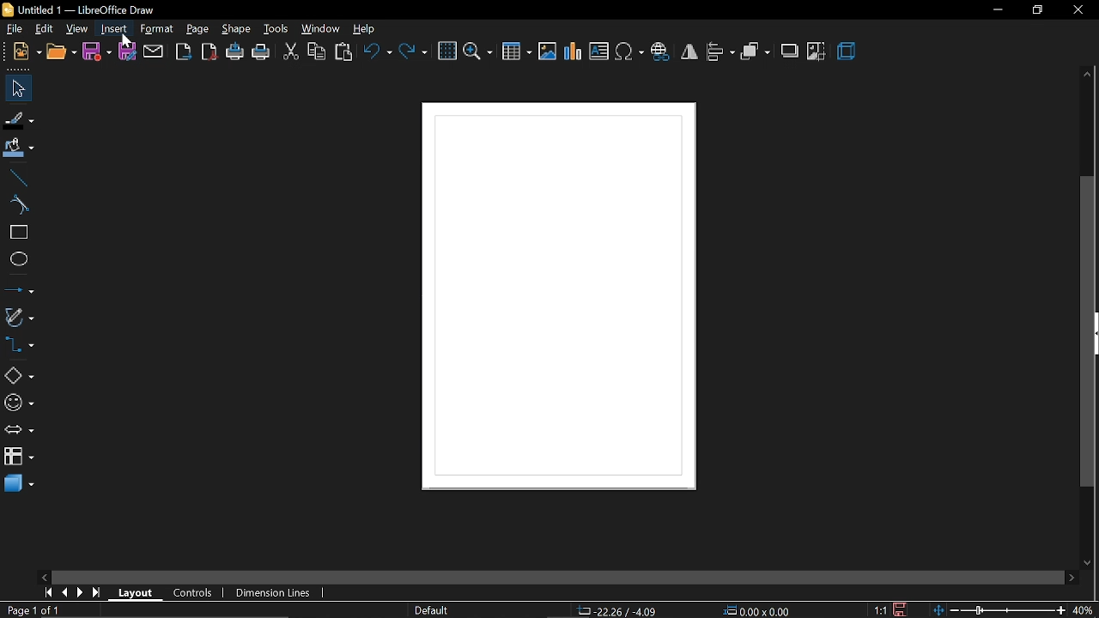  I want to click on arrows, so click(19, 430).